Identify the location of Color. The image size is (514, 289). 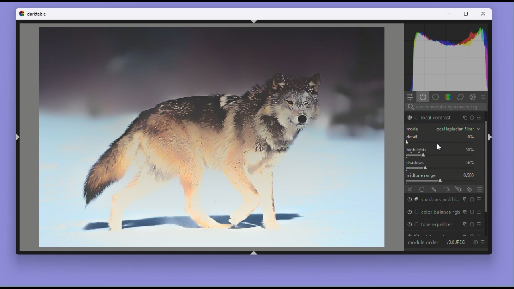
(448, 97).